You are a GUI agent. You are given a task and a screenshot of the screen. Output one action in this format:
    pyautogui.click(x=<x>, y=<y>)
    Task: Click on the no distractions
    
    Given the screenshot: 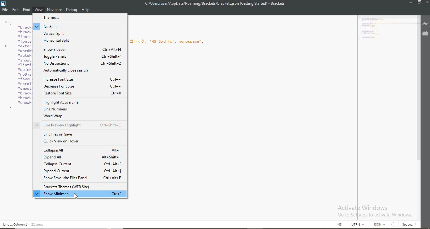 What is the action you would take?
    pyautogui.click(x=79, y=63)
    